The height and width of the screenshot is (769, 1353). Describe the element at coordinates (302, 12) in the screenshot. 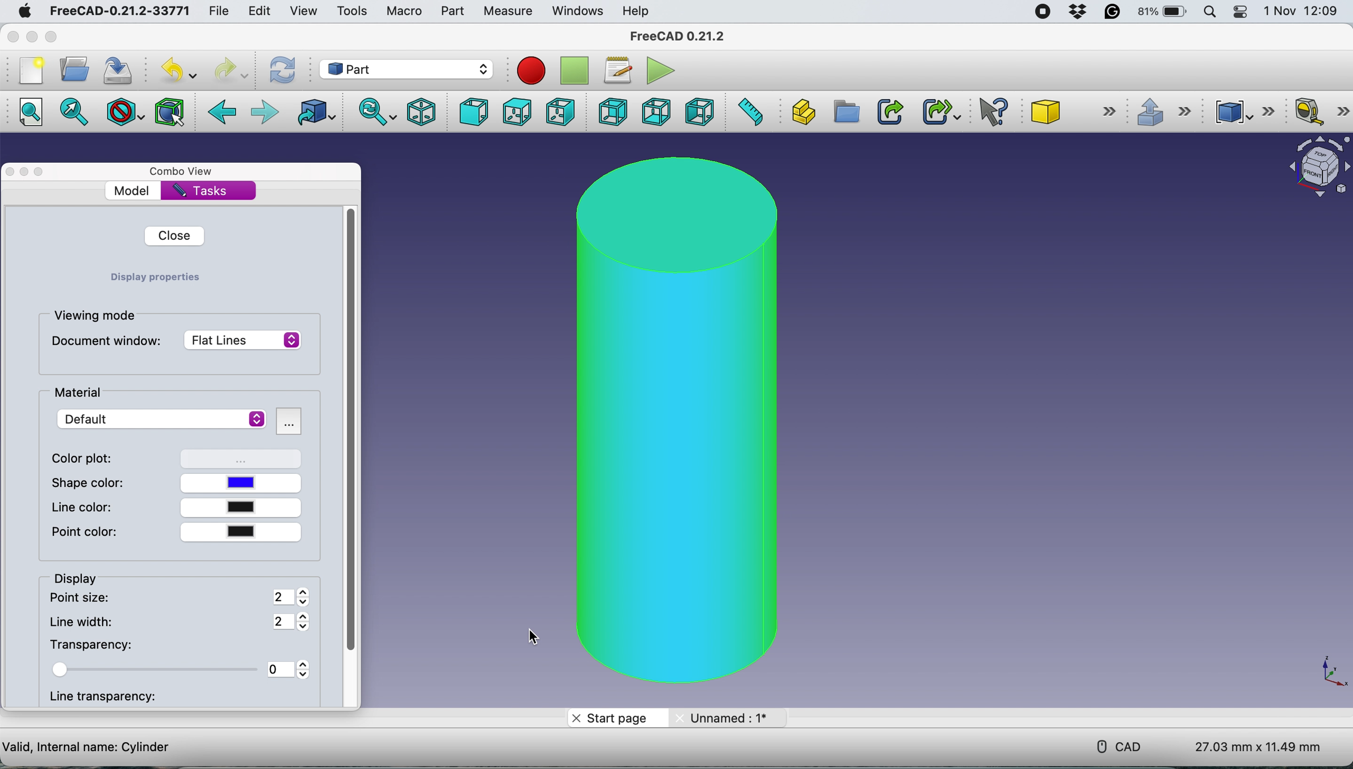

I see `view` at that location.